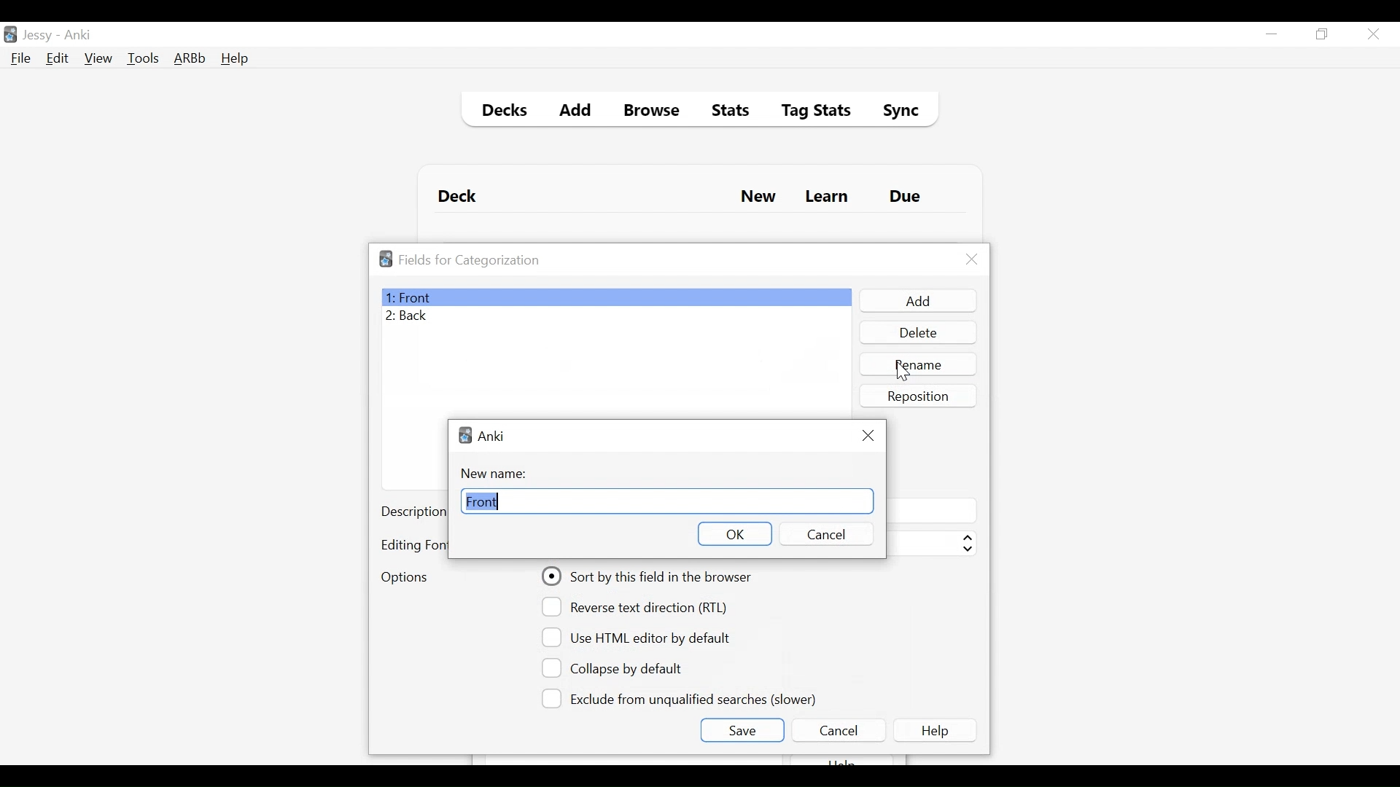  What do you see at coordinates (682, 697) in the screenshot?
I see `(un)select Exclude from unqualified searches` at bounding box center [682, 697].